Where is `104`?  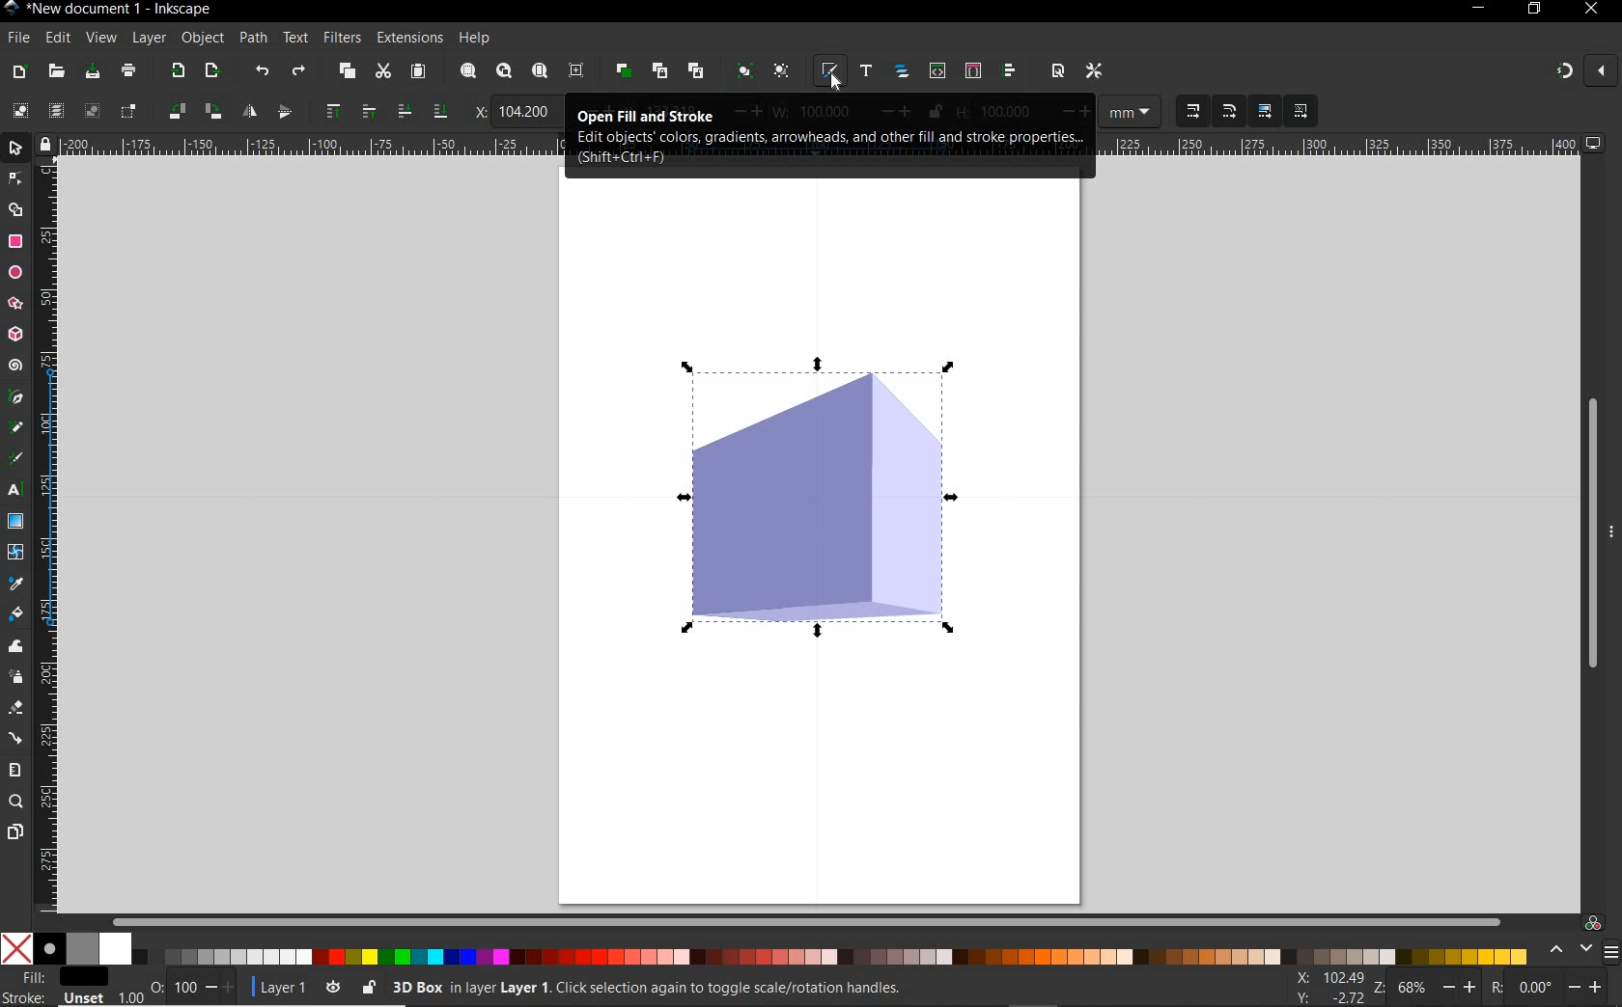 104 is located at coordinates (525, 111).